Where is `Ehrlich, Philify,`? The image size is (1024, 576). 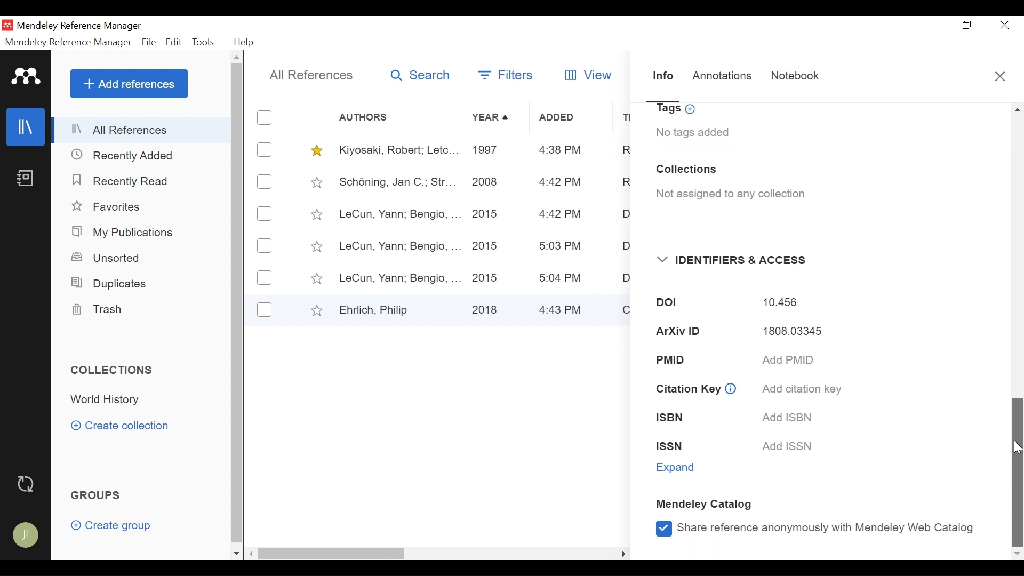
Ehrlich, Philify, is located at coordinates (398, 309).